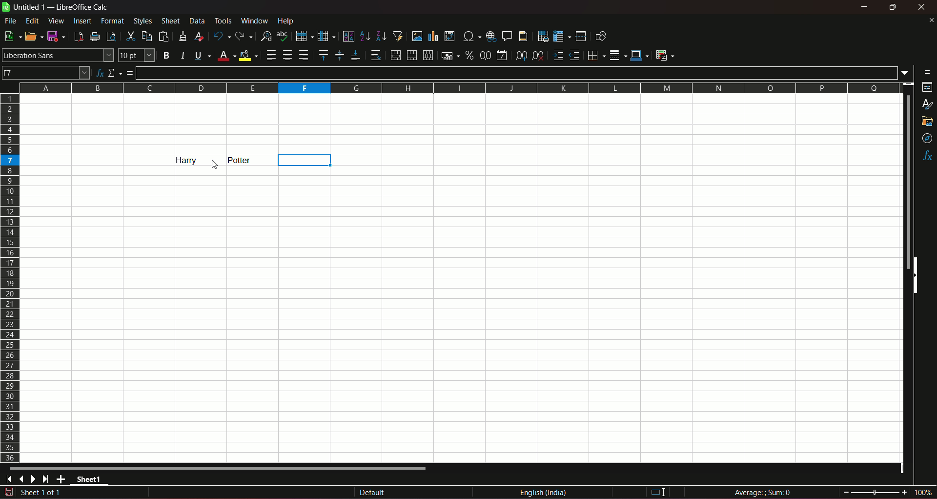  Describe the element at coordinates (147, 36) in the screenshot. I see `copy` at that location.